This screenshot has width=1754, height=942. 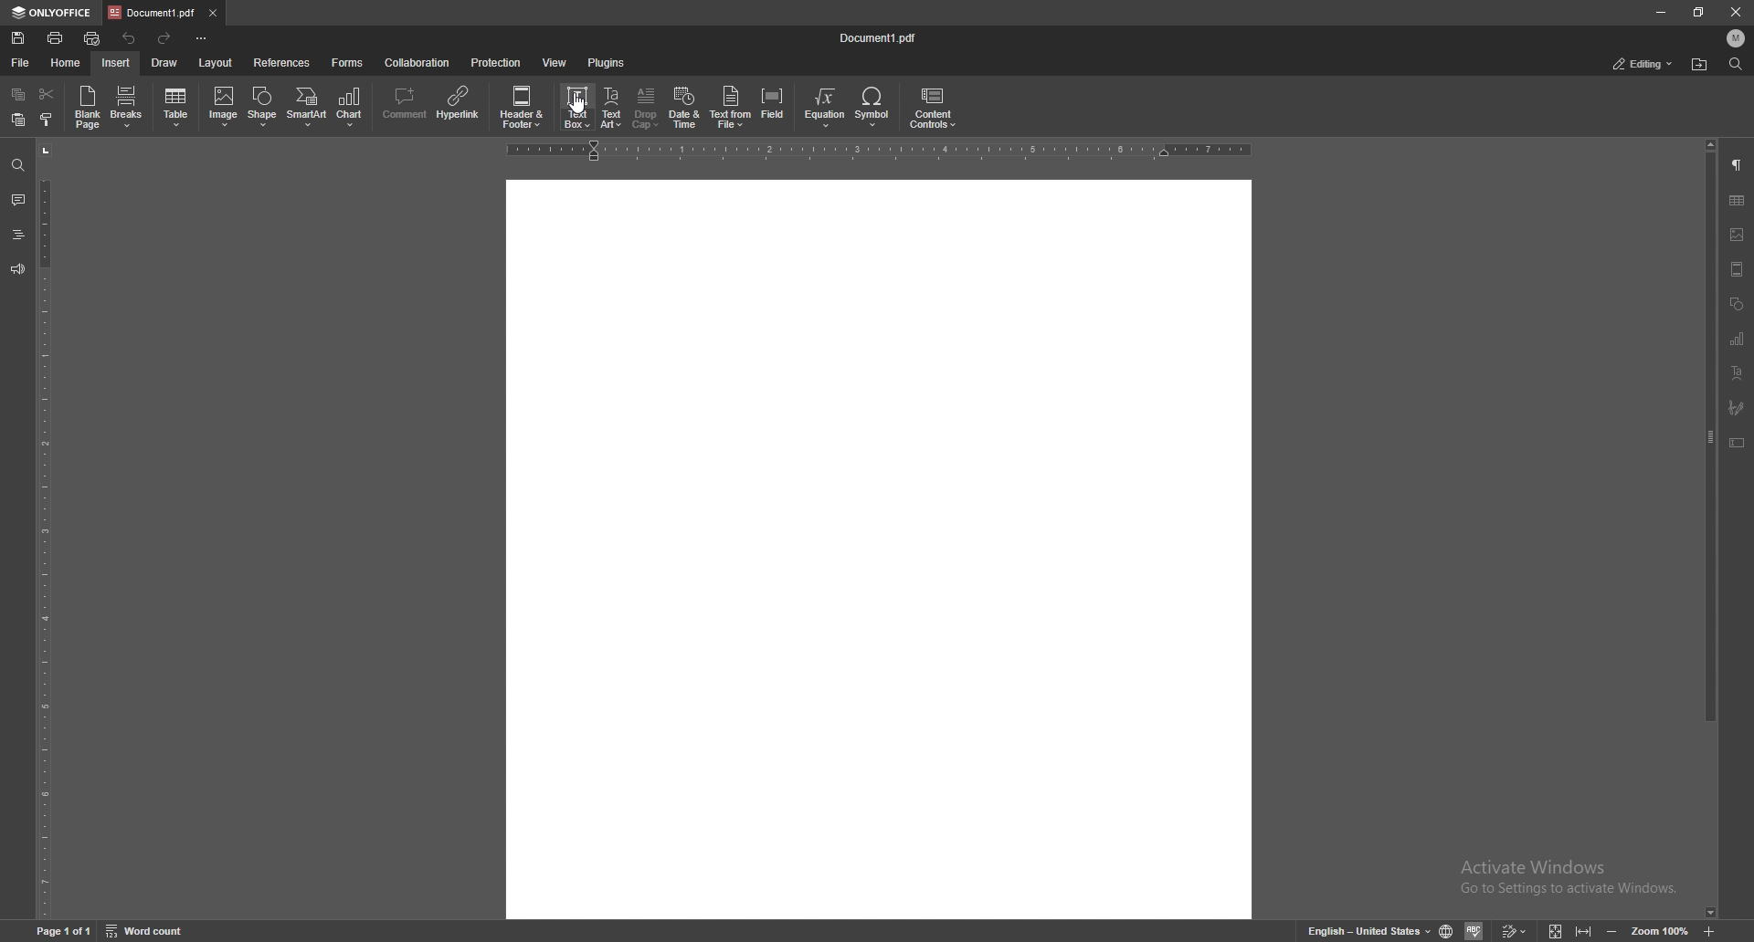 I want to click on spell check, so click(x=1474, y=930).